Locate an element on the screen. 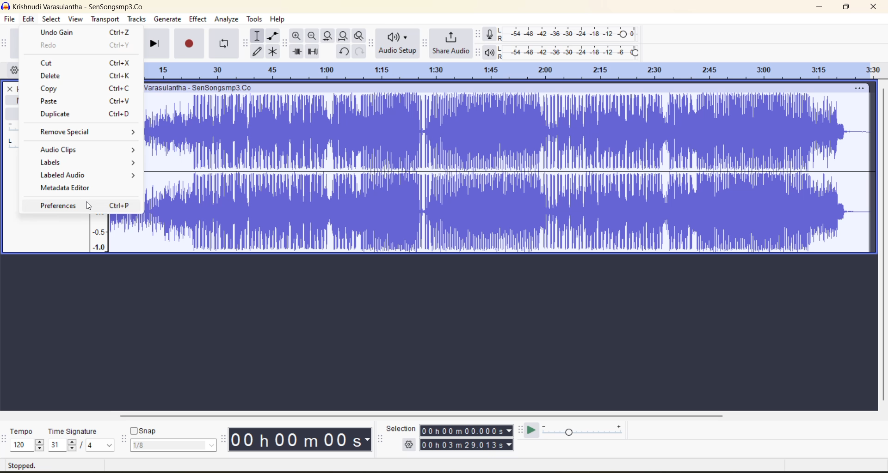 This screenshot has height=473, width=888. selection tool is located at coordinates (257, 35).